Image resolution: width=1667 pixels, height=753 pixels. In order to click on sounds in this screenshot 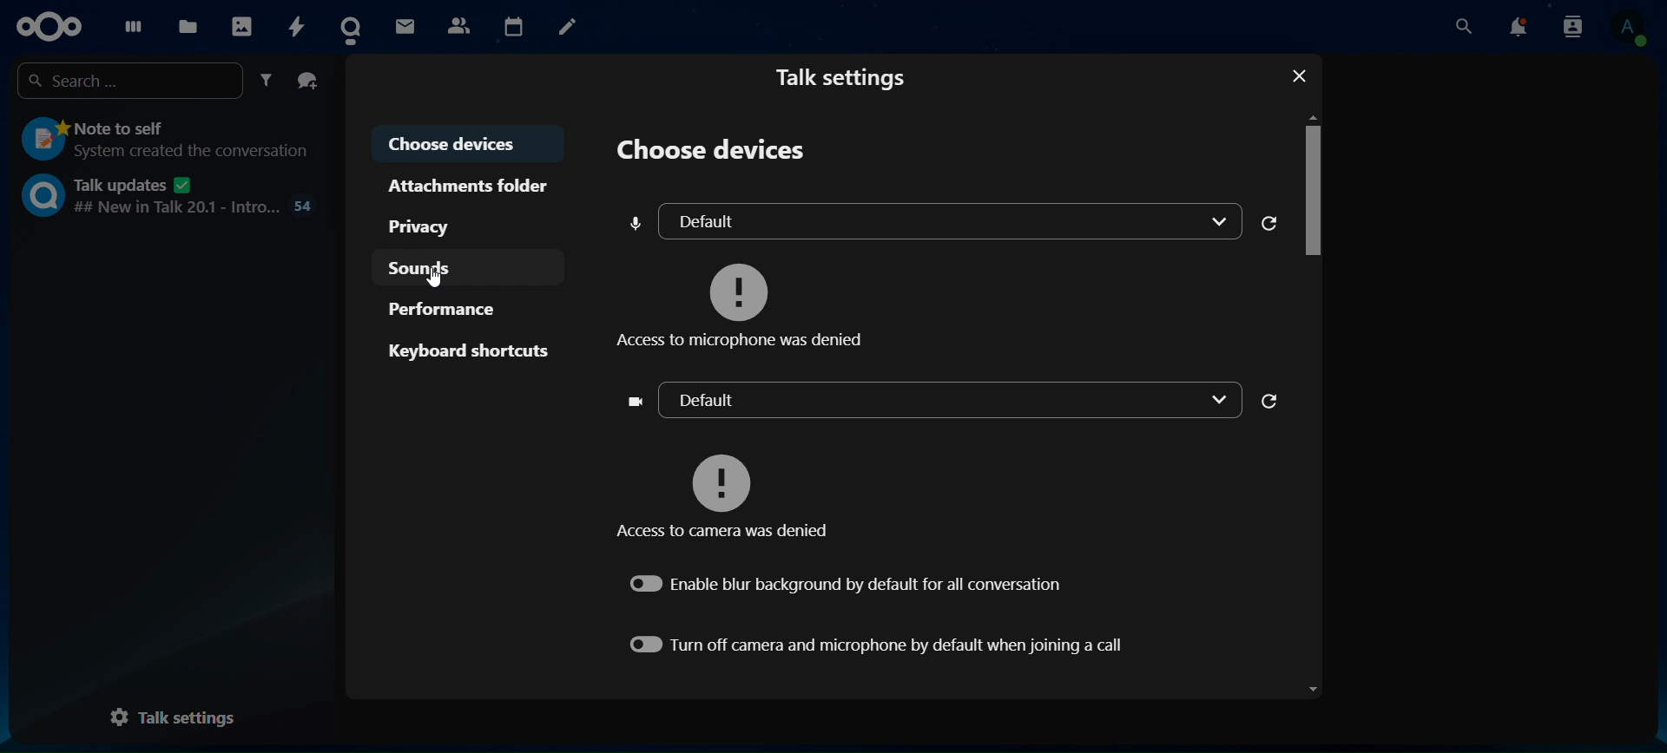, I will do `click(429, 270)`.